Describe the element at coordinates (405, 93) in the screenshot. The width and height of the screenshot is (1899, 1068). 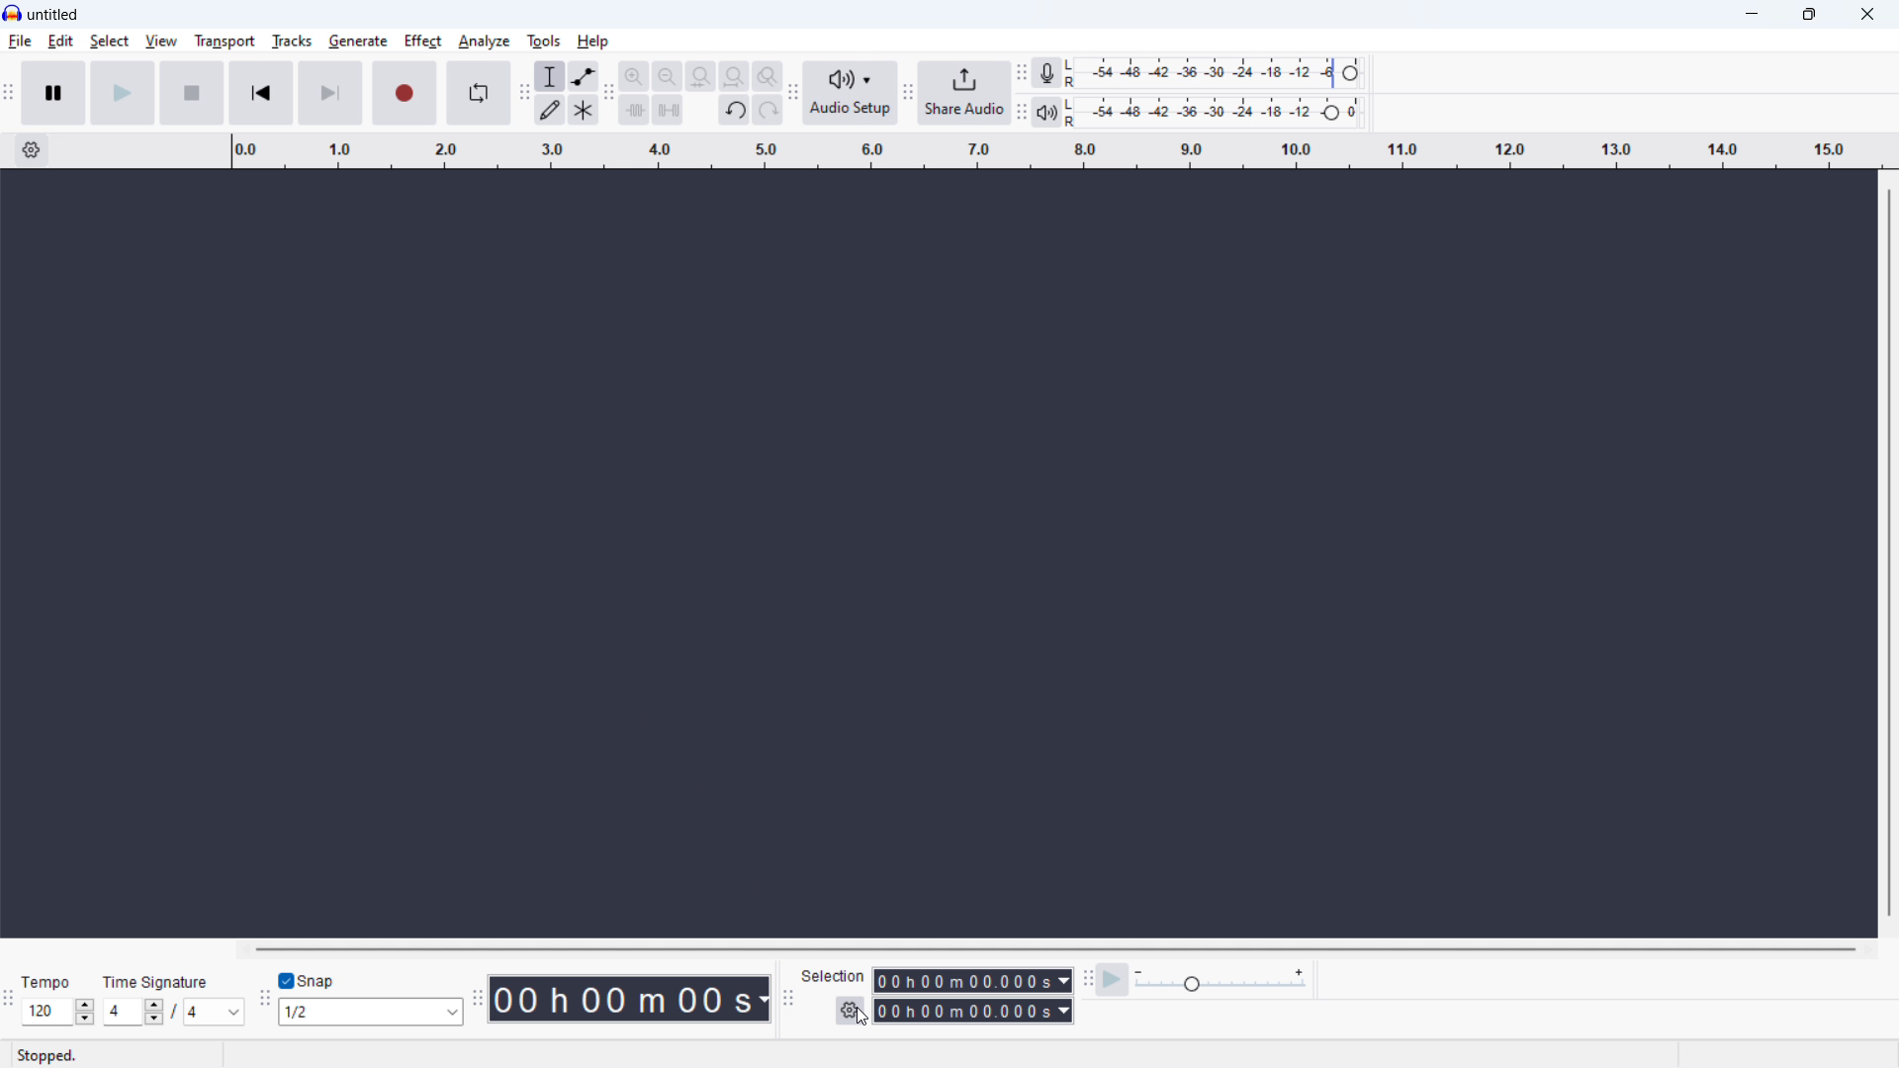
I see `record` at that location.